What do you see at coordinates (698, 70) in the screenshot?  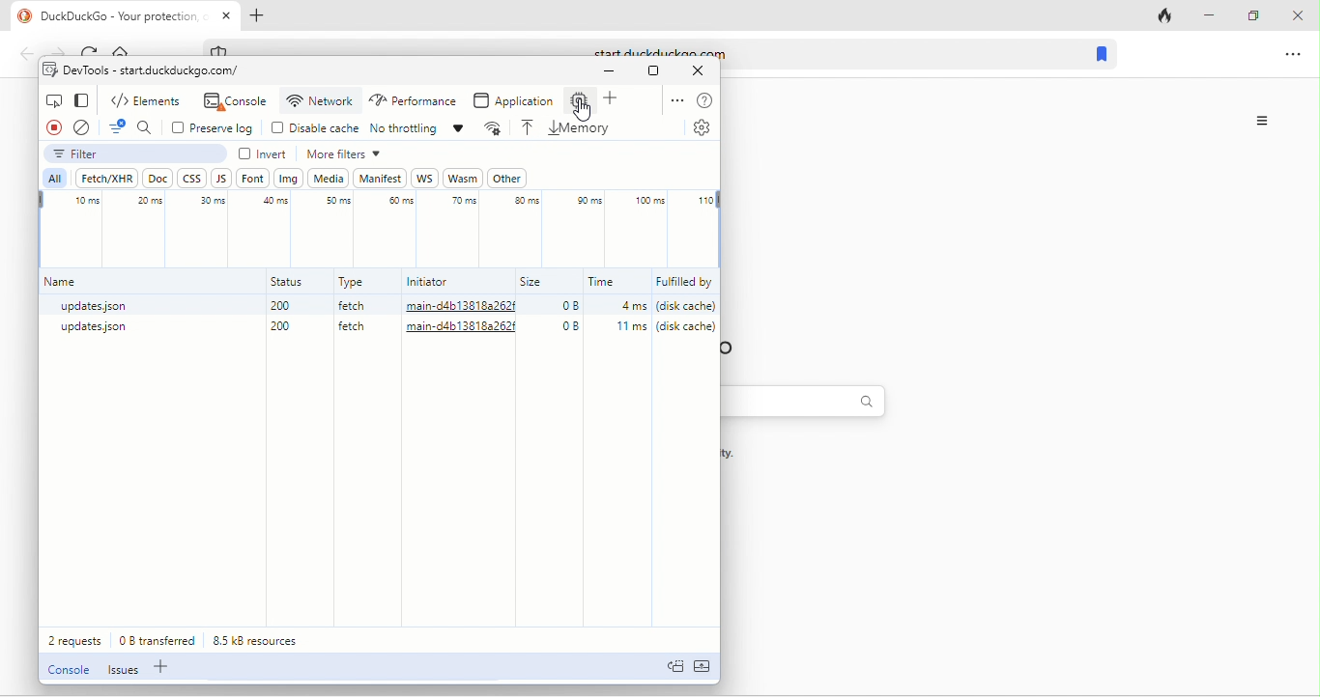 I see `close` at bounding box center [698, 70].